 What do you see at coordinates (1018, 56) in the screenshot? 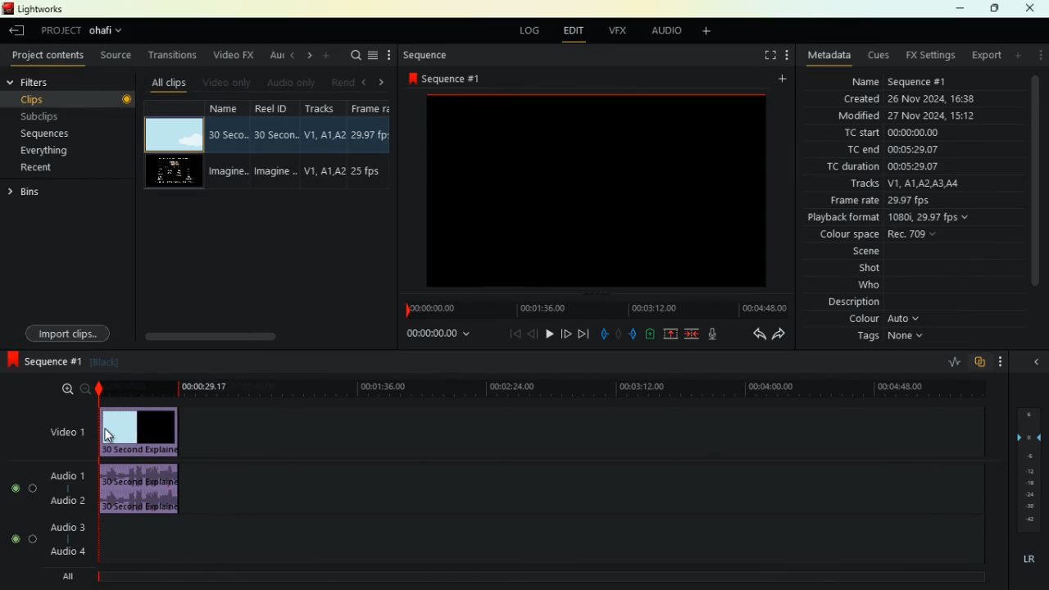
I see `add` at bounding box center [1018, 56].